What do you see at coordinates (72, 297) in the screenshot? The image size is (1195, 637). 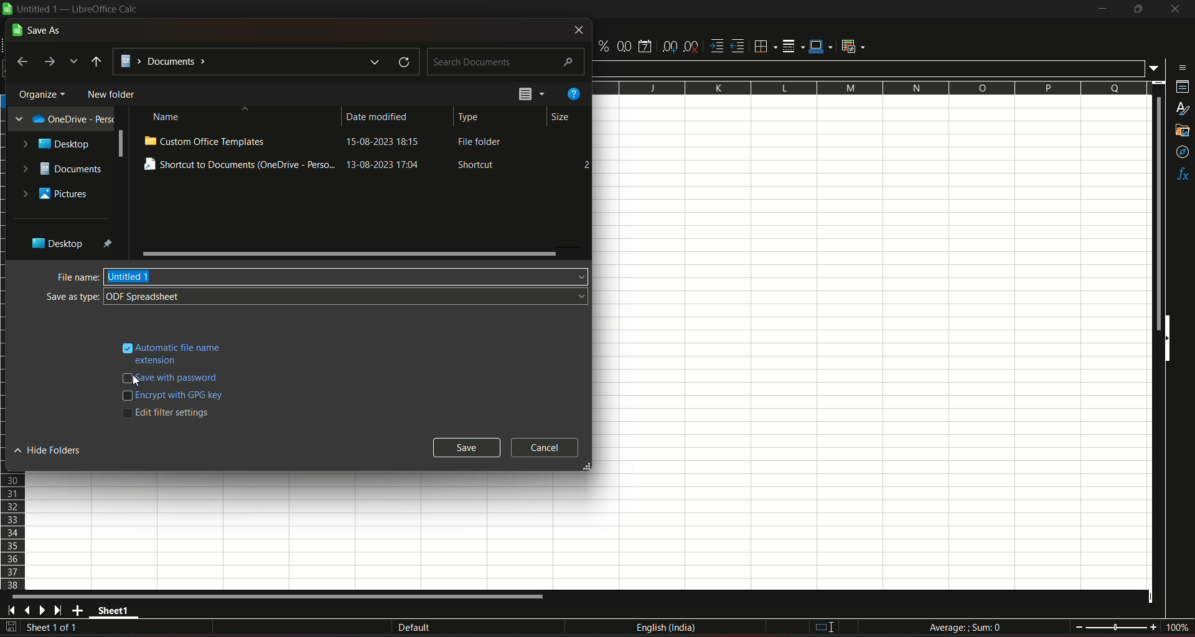 I see `save as type:` at bounding box center [72, 297].